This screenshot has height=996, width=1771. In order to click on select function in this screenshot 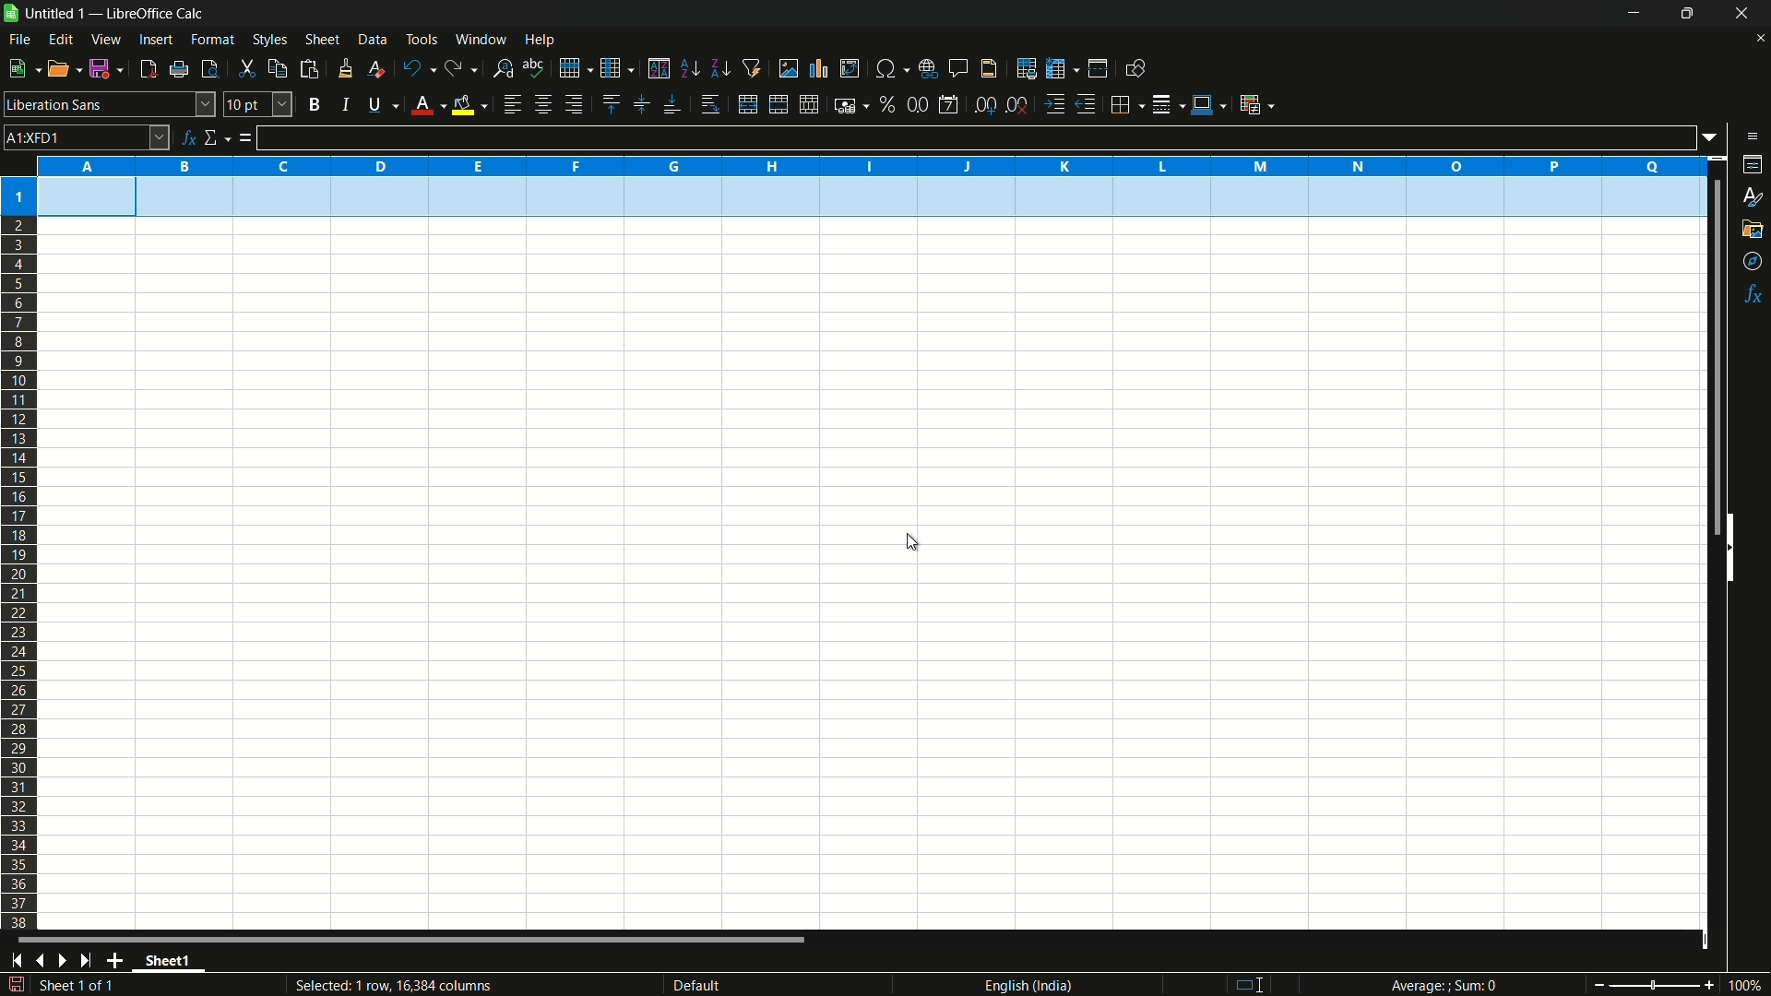, I will do `click(217, 138)`.